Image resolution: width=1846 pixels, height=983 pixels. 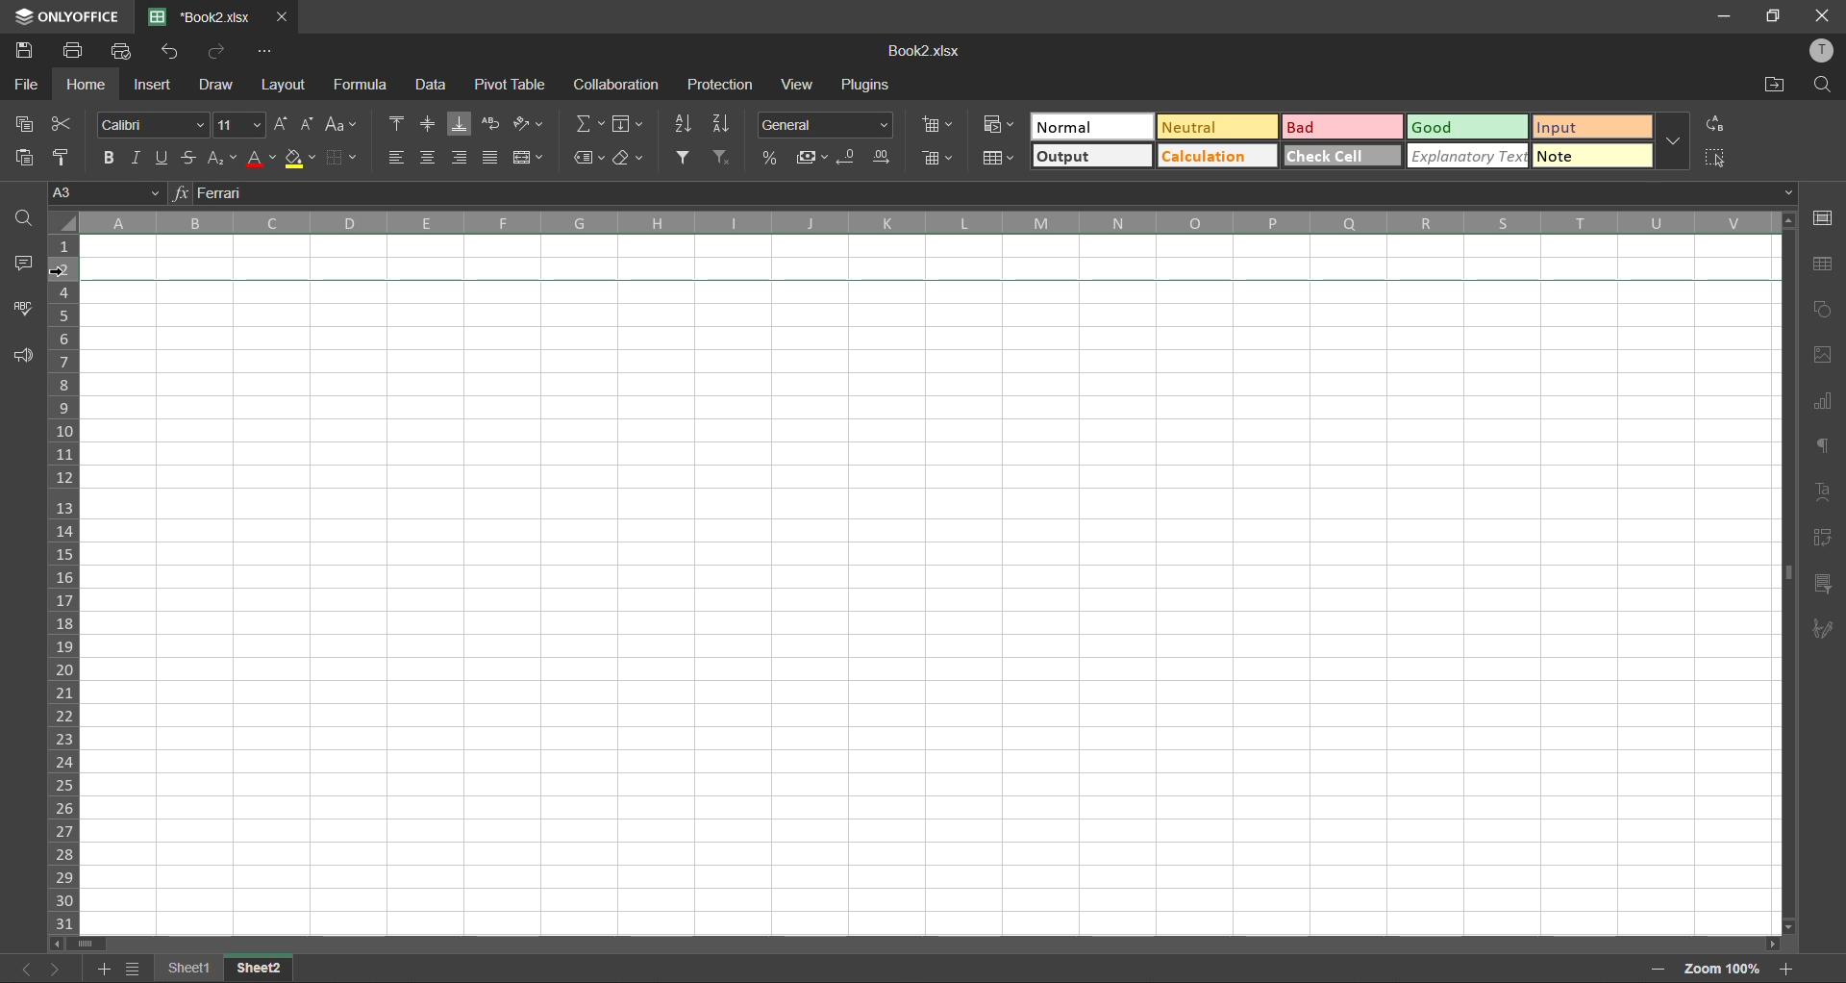 I want to click on align left, so click(x=400, y=157).